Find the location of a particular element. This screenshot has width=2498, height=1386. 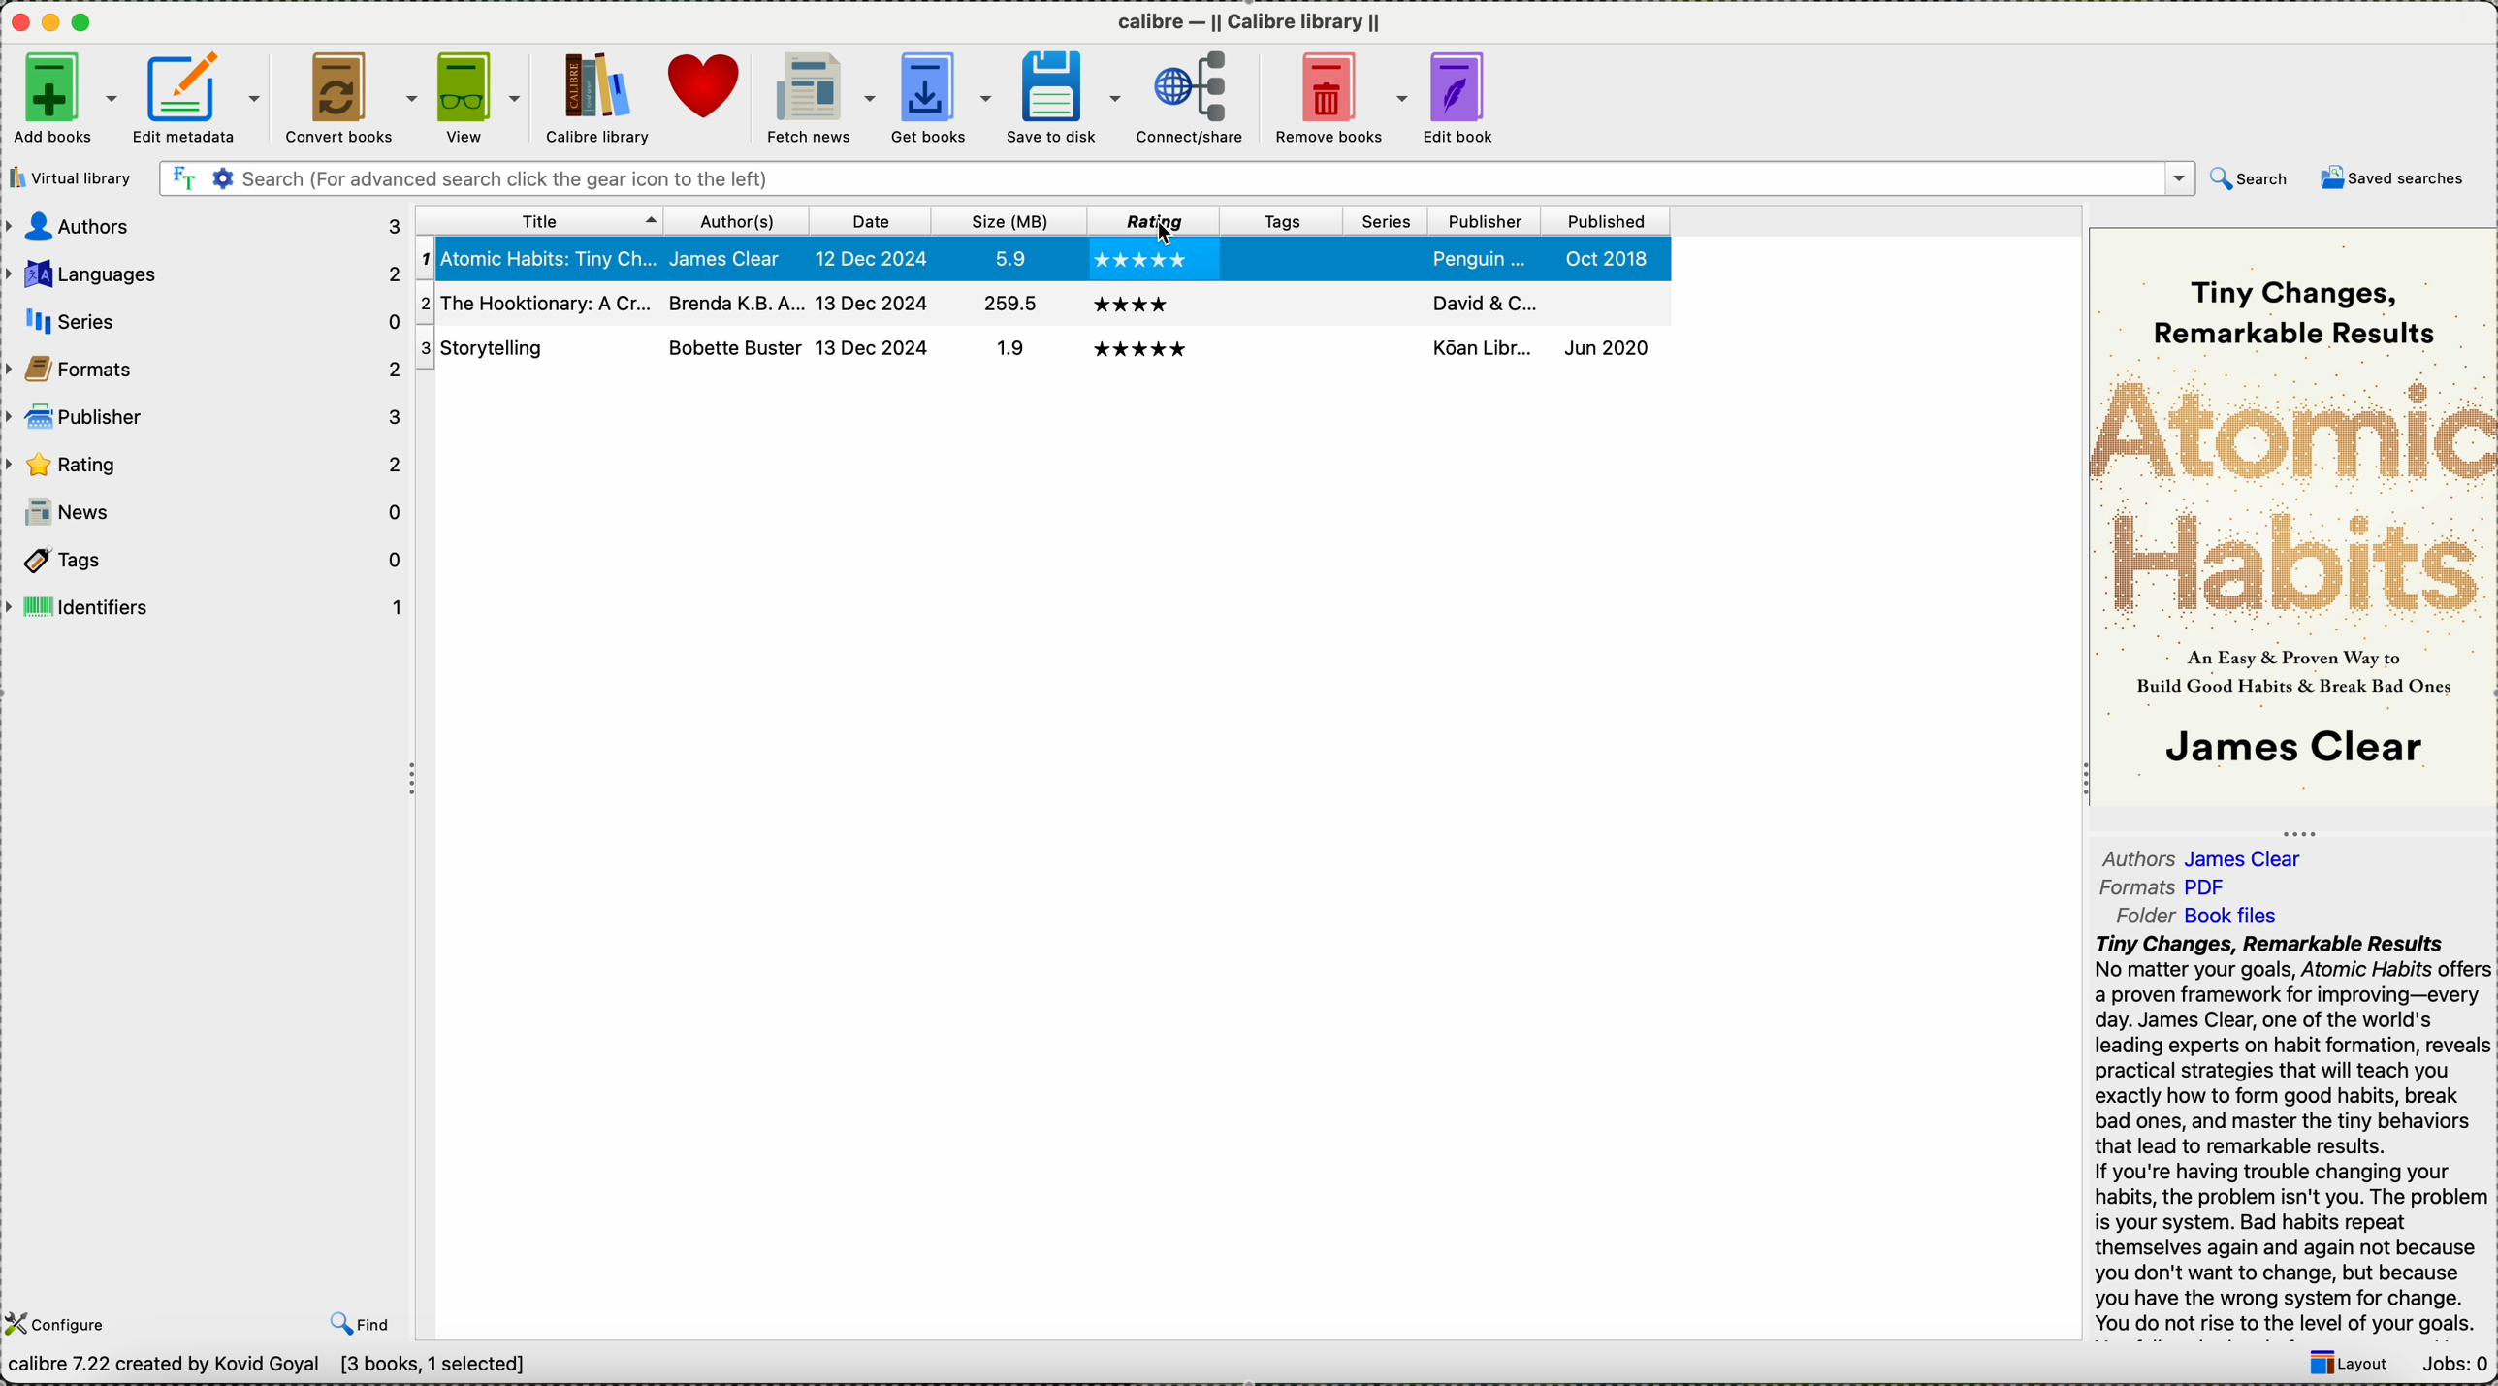

click on rating is located at coordinates (1154, 221).